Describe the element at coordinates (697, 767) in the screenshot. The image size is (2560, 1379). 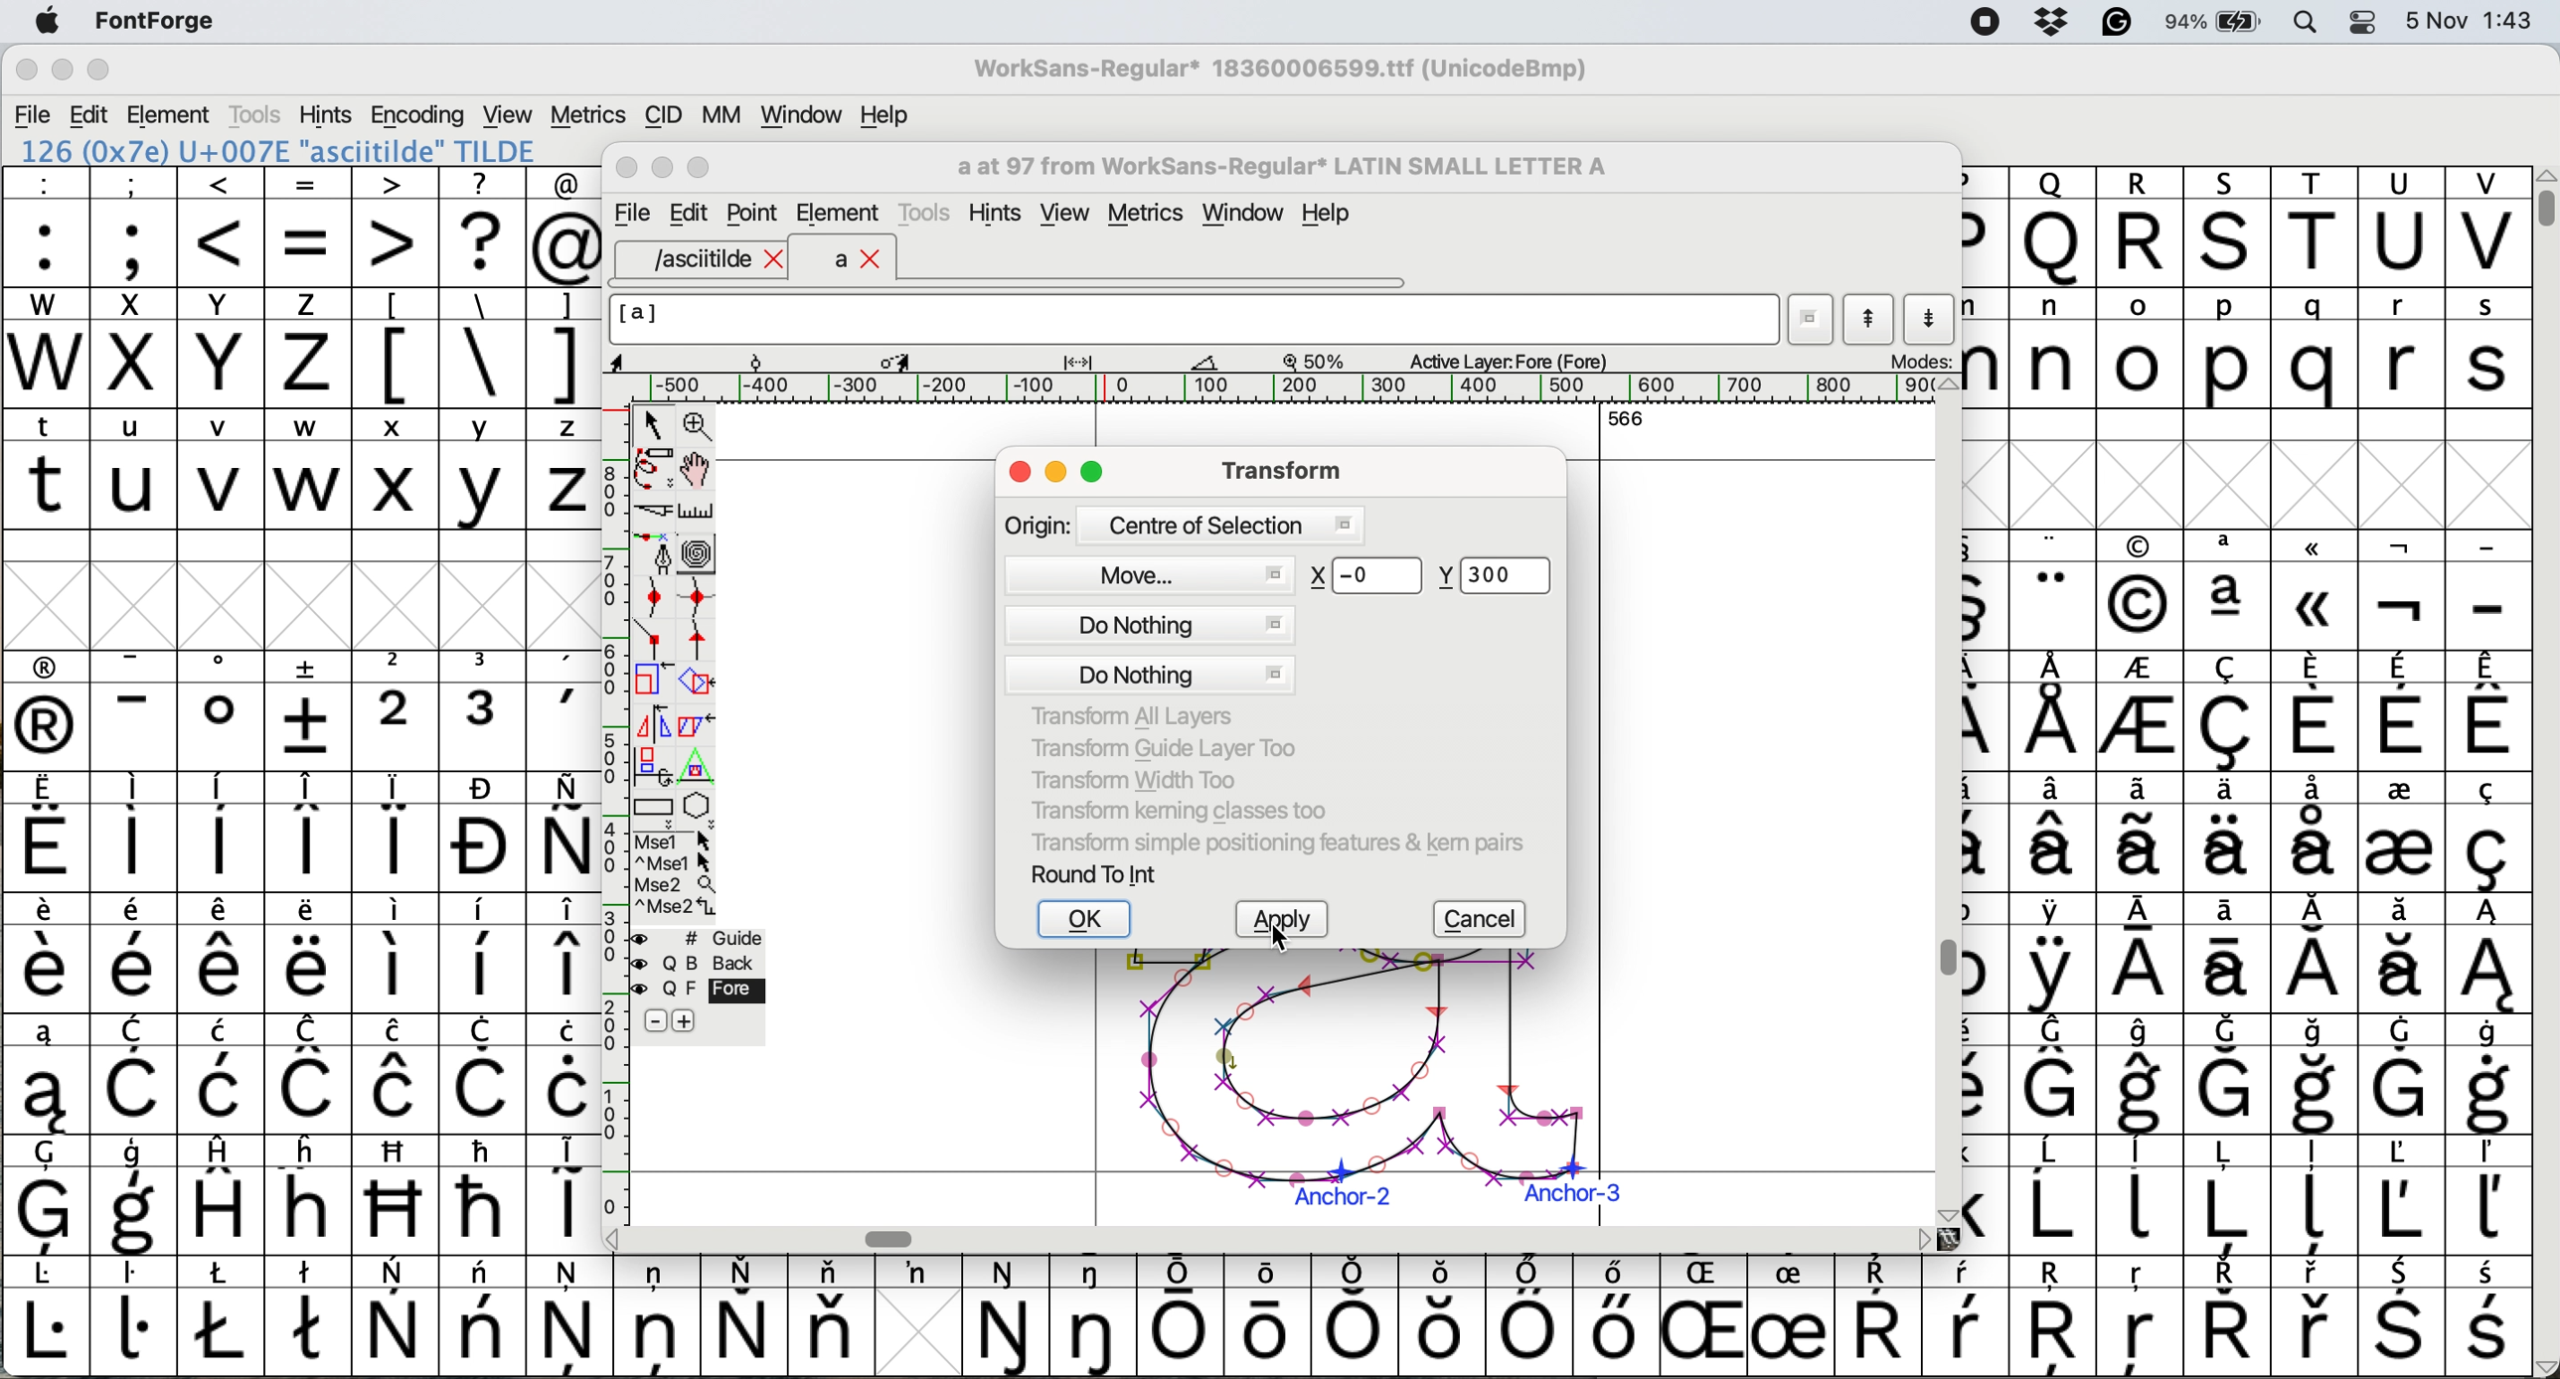
I see `perform a perspective transformation on selection` at that location.